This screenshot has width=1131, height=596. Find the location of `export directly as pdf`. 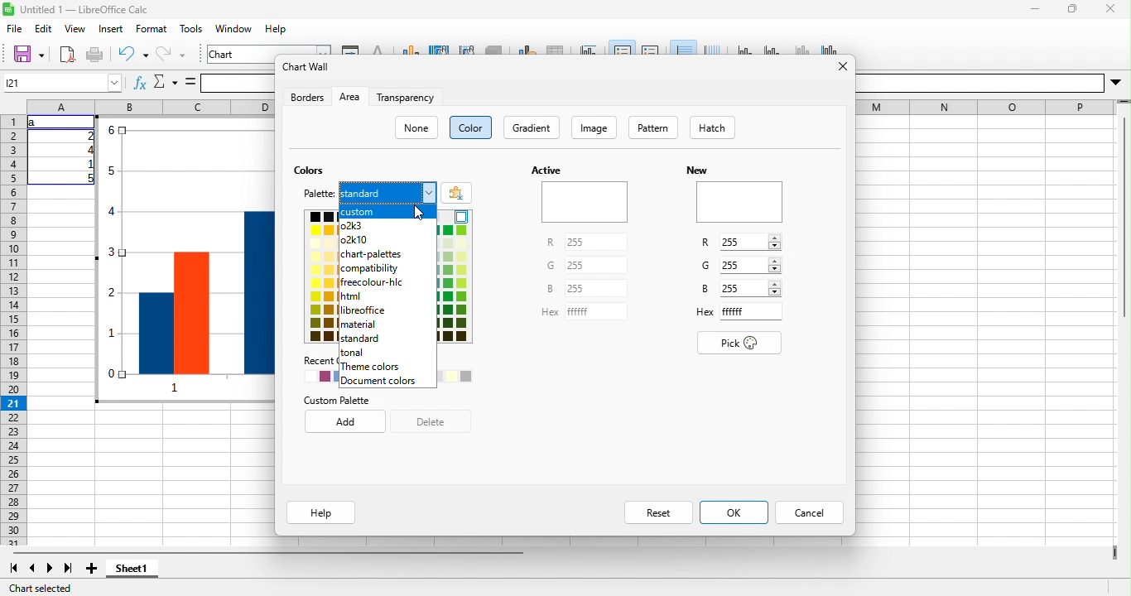

export directly as pdf is located at coordinates (67, 55).